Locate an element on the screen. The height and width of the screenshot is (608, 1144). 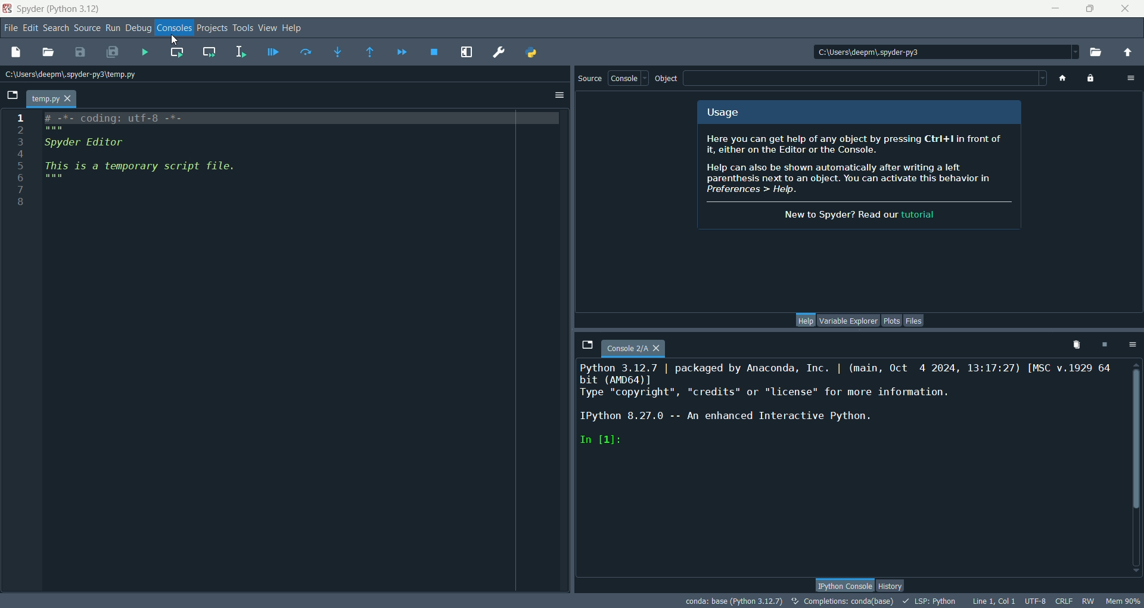
stop debugging is located at coordinates (434, 54).